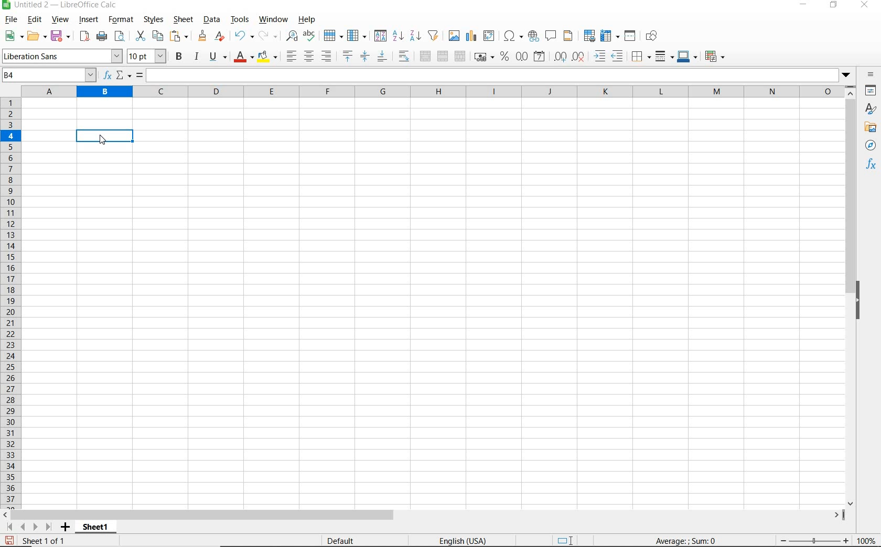  Describe the element at coordinates (36, 36) in the screenshot. I see `open` at that location.